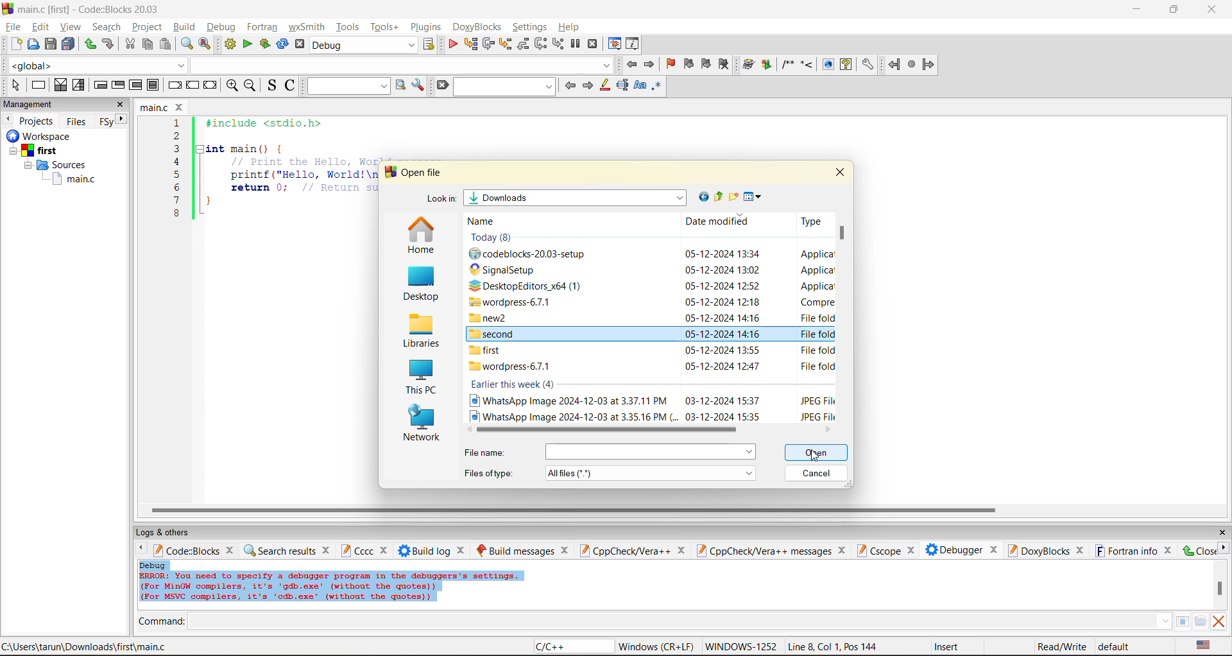  What do you see at coordinates (912, 65) in the screenshot?
I see `stop` at bounding box center [912, 65].